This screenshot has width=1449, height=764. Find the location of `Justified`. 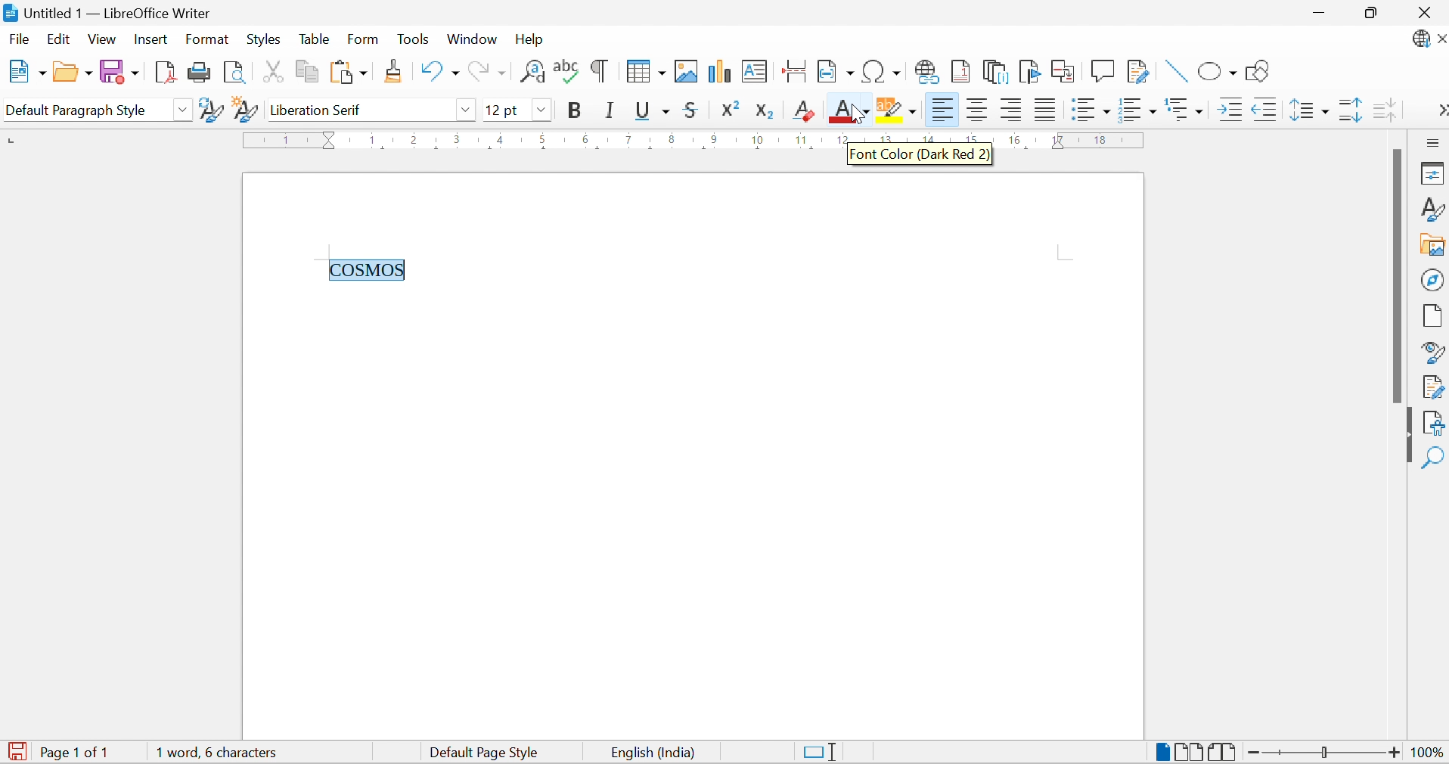

Justified is located at coordinates (1044, 110).